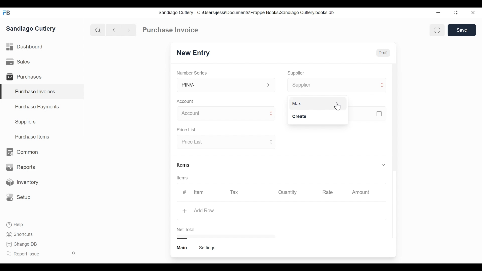 The height and width of the screenshot is (271, 482). I want to click on Toggle between form and full view, so click(437, 30).